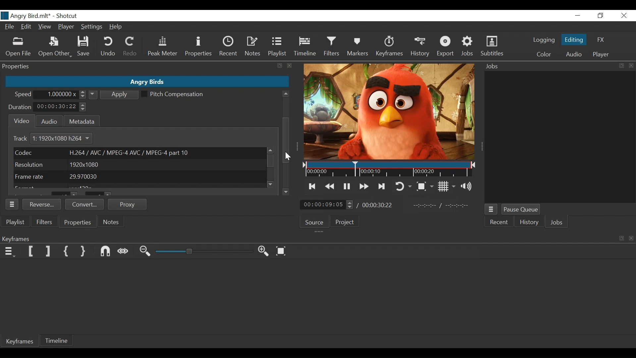 The height and width of the screenshot is (358, 636). I want to click on Vertical Scroll bar, so click(285, 120).